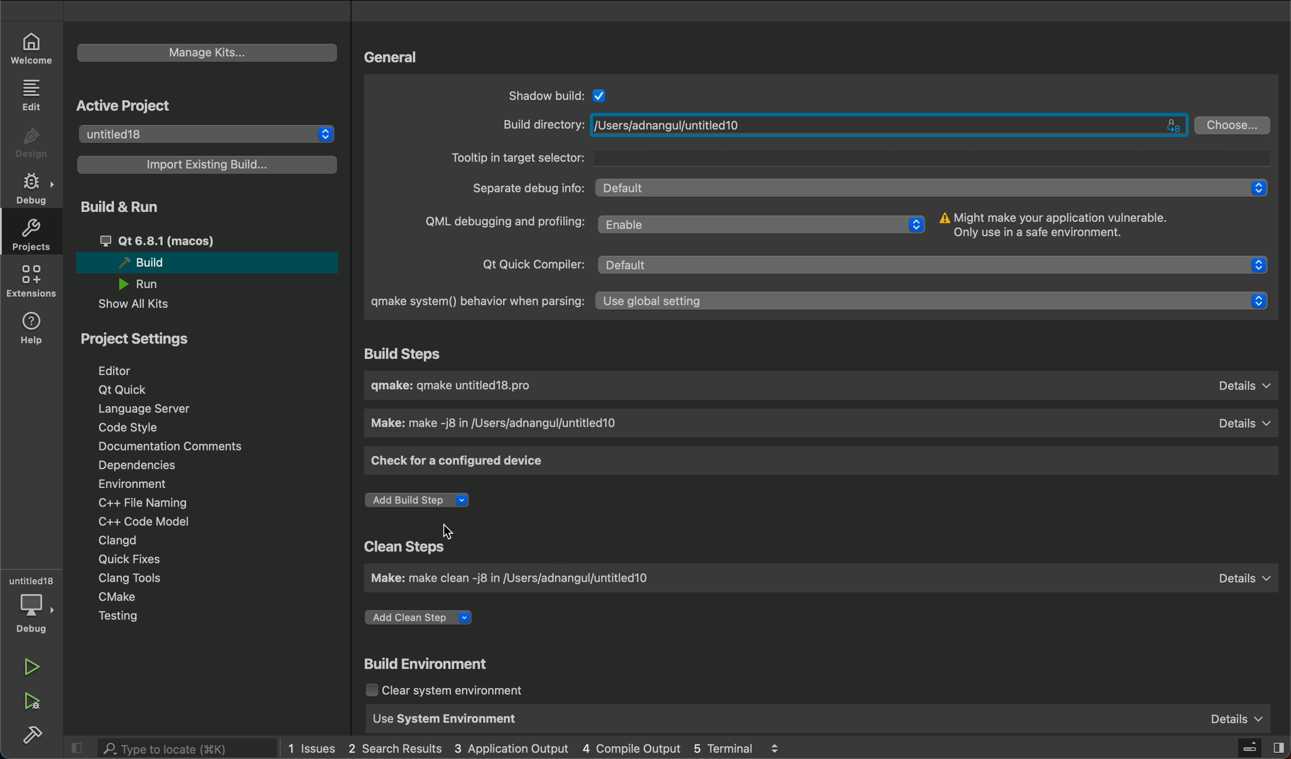 The image size is (1291, 759). I want to click on Code Style, so click(133, 427).